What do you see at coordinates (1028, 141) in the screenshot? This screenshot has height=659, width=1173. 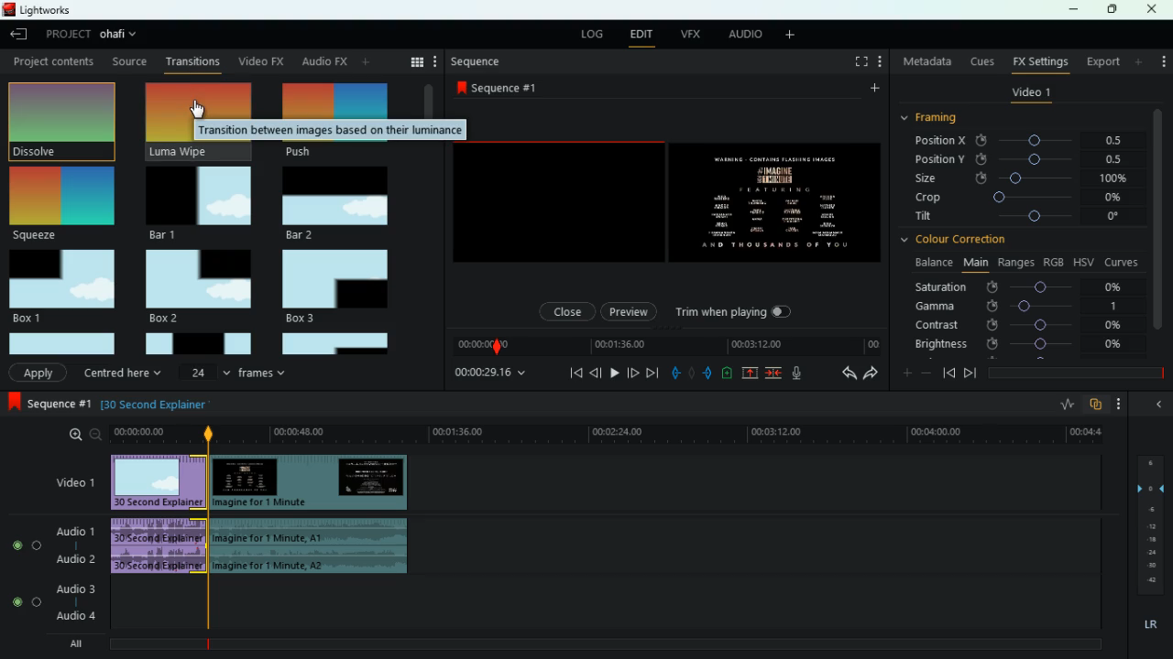 I see `position x` at bounding box center [1028, 141].